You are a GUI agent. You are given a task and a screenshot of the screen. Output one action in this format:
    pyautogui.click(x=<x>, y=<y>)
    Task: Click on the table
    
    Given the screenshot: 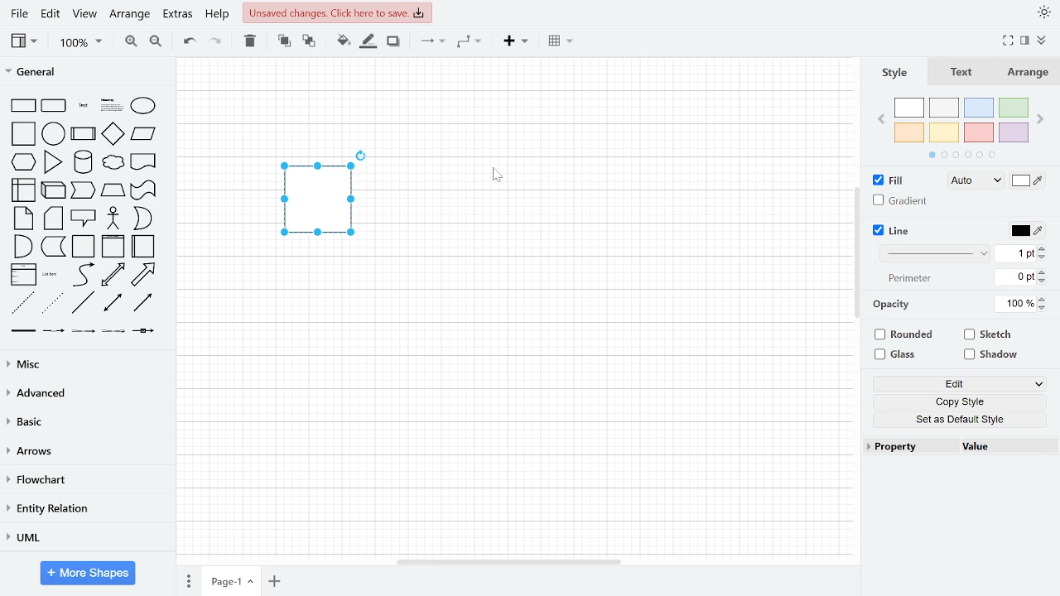 What is the action you would take?
    pyautogui.click(x=560, y=43)
    